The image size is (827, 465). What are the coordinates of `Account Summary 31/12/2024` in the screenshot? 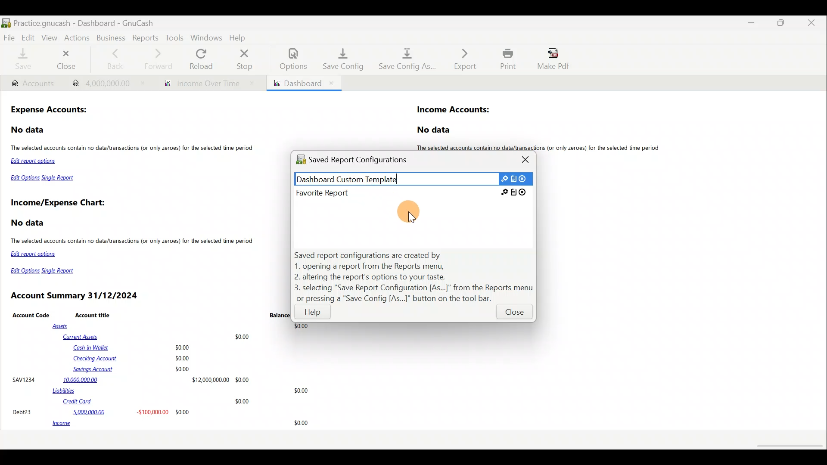 It's located at (76, 296).